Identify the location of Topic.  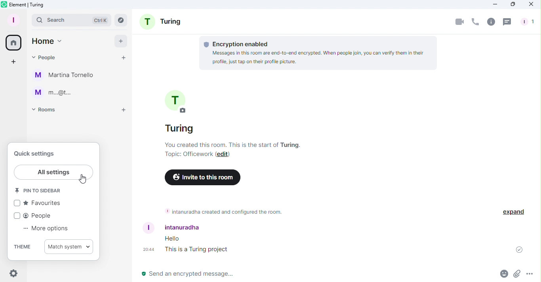
(182, 155).